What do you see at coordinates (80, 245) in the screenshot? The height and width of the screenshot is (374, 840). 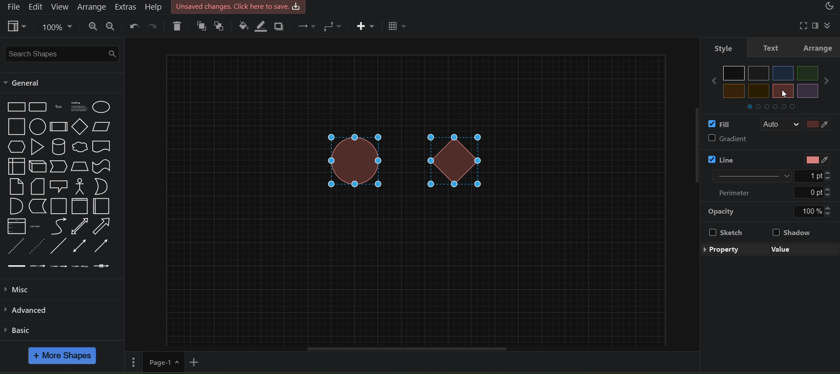 I see `Bidirectional Connector` at bounding box center [80, 245].